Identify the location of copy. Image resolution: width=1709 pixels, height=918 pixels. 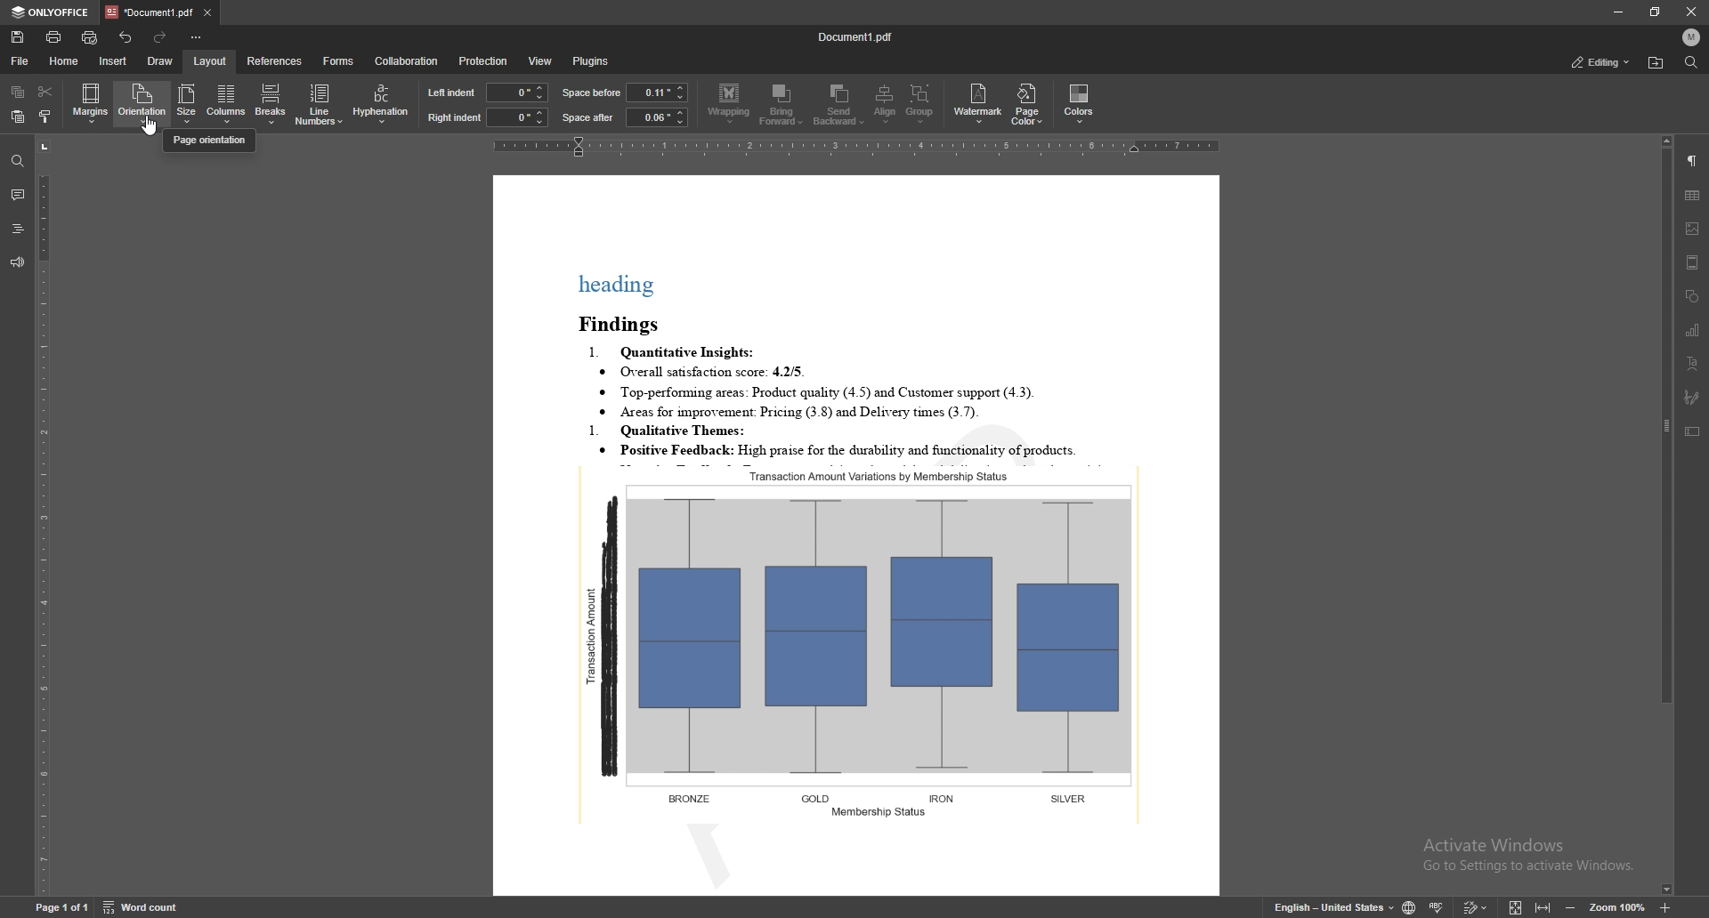
(18, 91).